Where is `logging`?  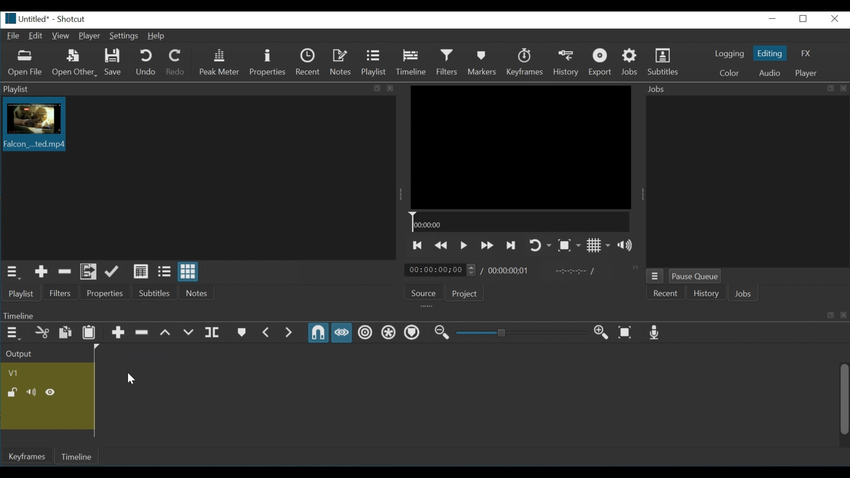
logging is located at coordinates (730, 54).